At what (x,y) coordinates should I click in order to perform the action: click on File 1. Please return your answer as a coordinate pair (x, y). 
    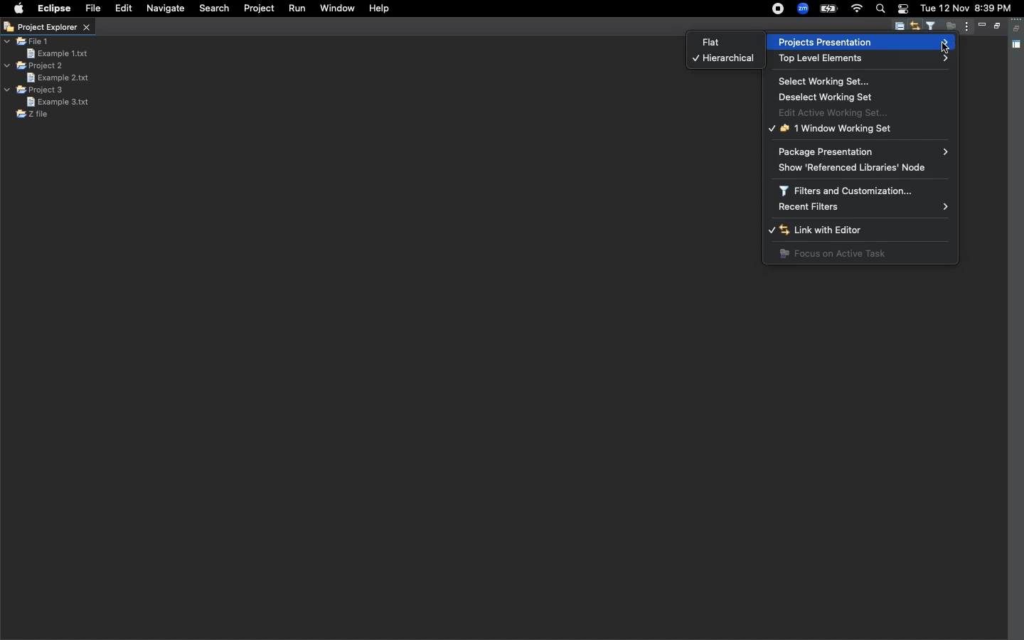
    Looking at the image, I should click on (28, 42).